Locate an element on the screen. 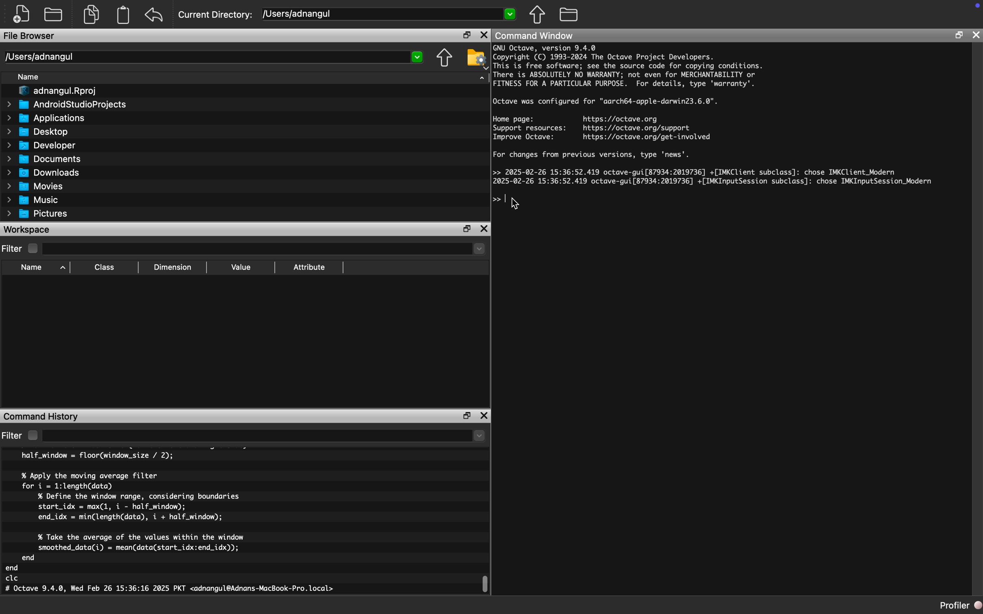 The width and height of the screenshot is (983, 614). Dropdown is located at coordinates (265, 250).